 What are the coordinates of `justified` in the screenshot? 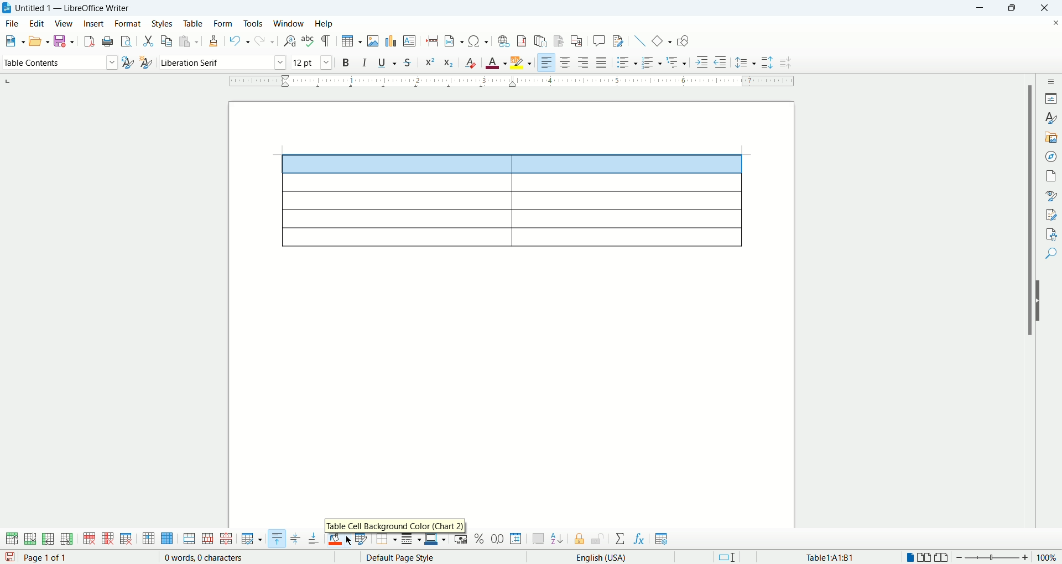 It's located at (602, 62).